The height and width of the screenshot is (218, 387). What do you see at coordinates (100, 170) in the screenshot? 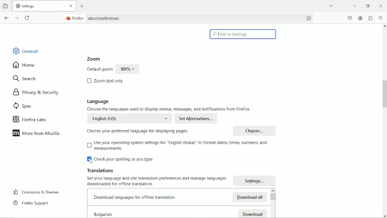
I see `Translations` at bounding box center [100, 170].